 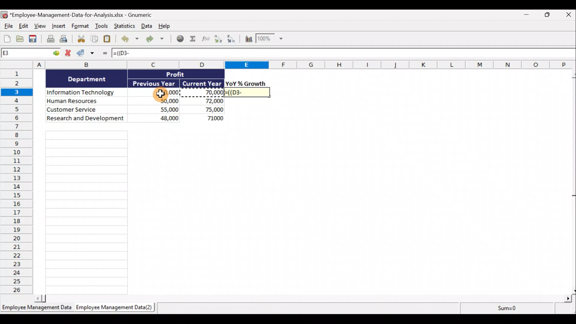 What do you see at coordinates (164, 26) in the screenshot?
I see `Help` at bounding box center [164, 26].